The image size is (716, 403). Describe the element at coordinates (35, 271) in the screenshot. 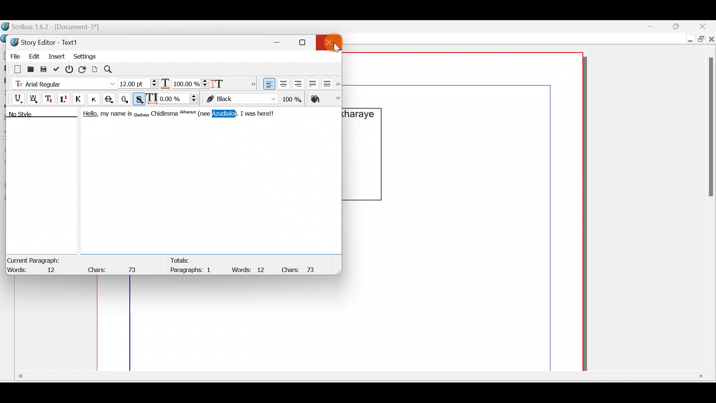

I see `Words: 12` at that location.